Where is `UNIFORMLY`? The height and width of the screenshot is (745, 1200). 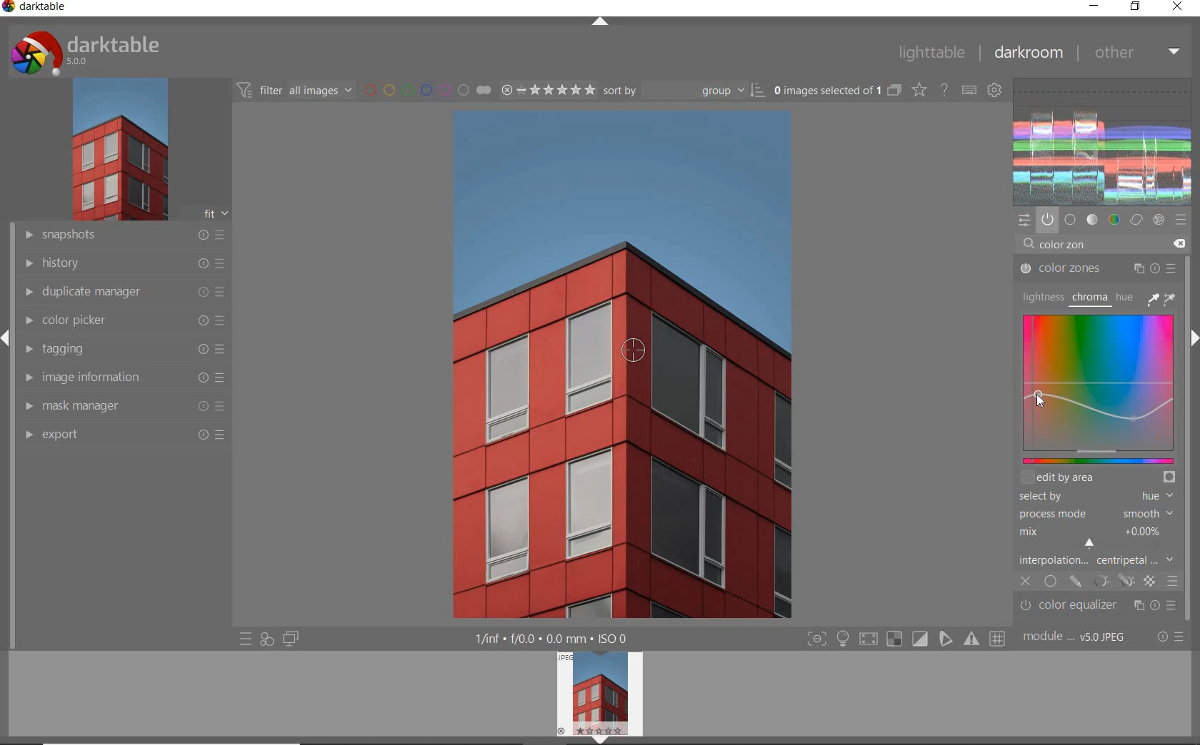
UNIFORMLY is located at coordinates (1050, 582).